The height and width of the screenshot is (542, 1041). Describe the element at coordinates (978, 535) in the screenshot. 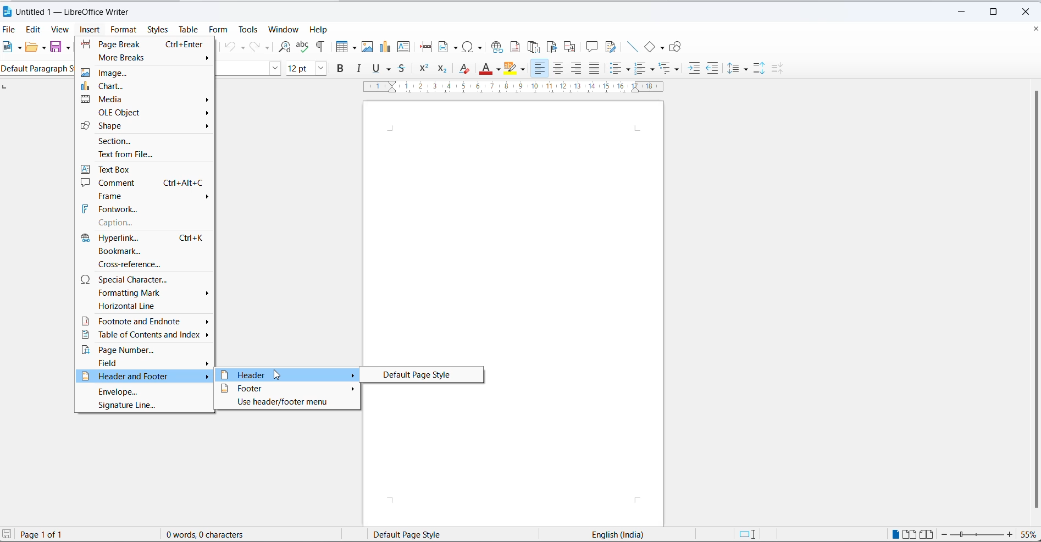

I see `zoom slider` at that location.